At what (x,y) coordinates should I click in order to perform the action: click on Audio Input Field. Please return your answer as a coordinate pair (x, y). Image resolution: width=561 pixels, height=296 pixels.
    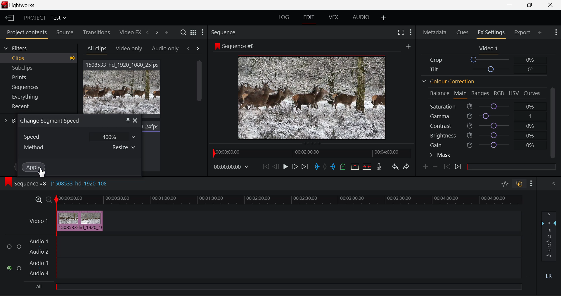
    Looking at the image, I should click on (288, 246).